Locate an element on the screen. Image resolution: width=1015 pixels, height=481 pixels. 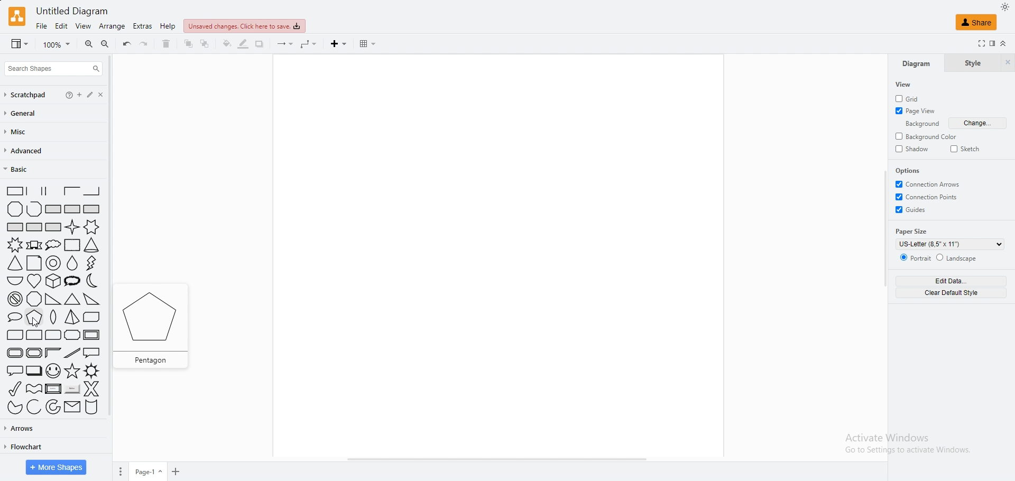
pyramid is located at coordinates (72, 318).